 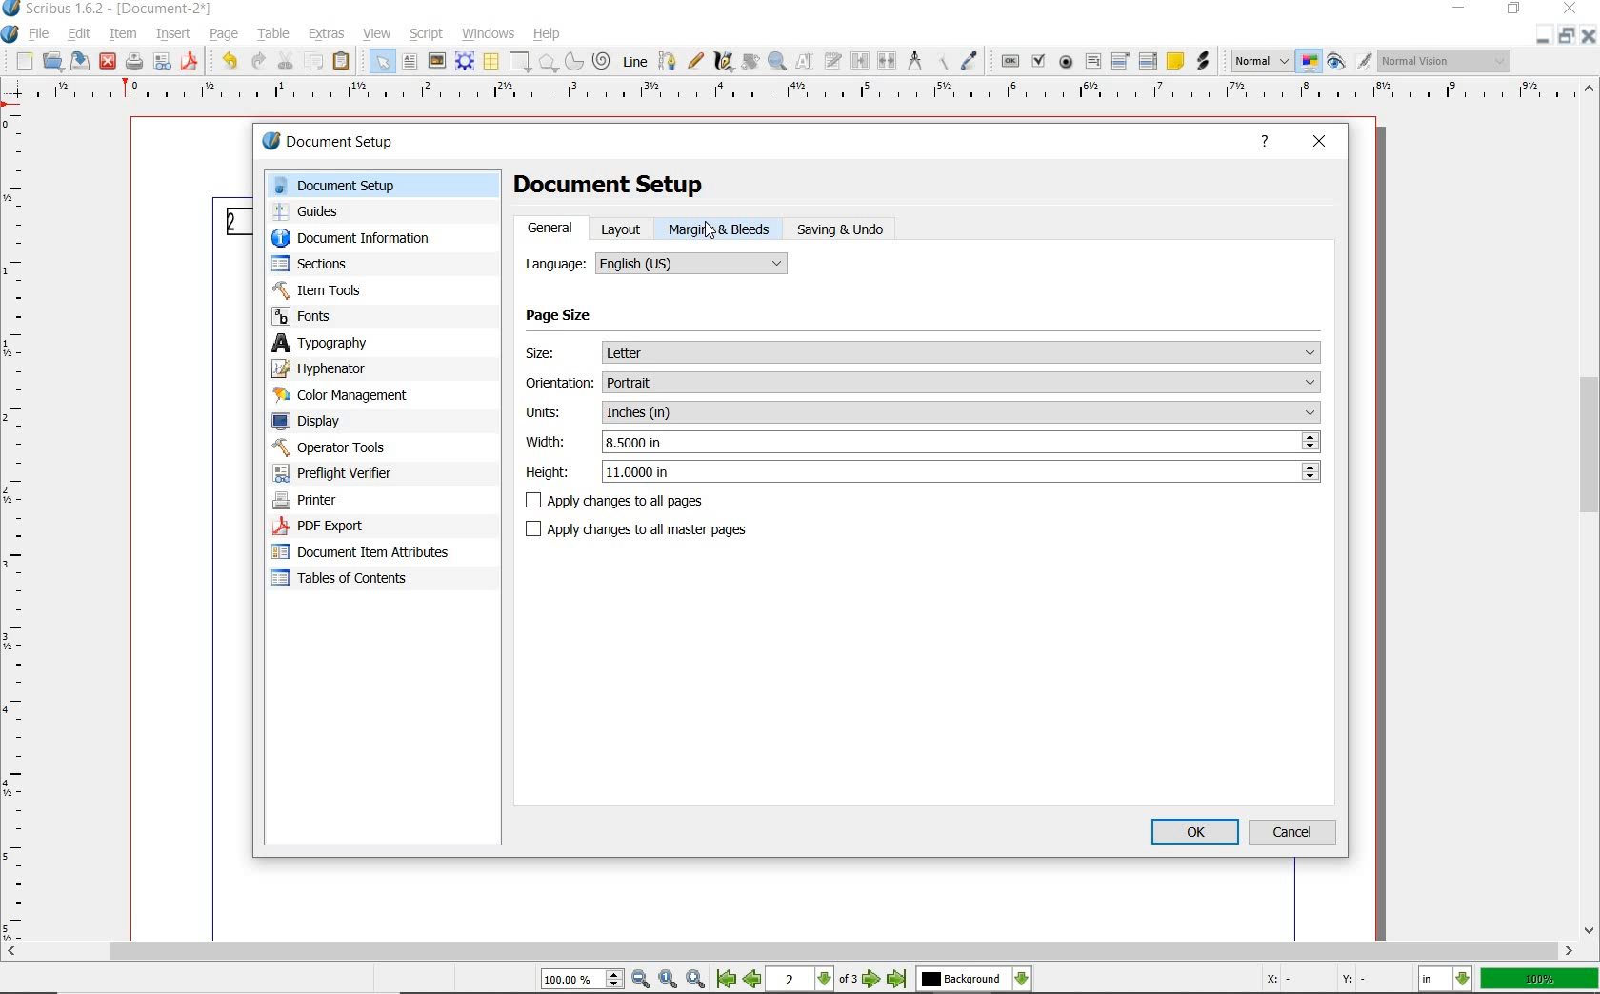 I want to click on page size, so click(x=568, y=317).